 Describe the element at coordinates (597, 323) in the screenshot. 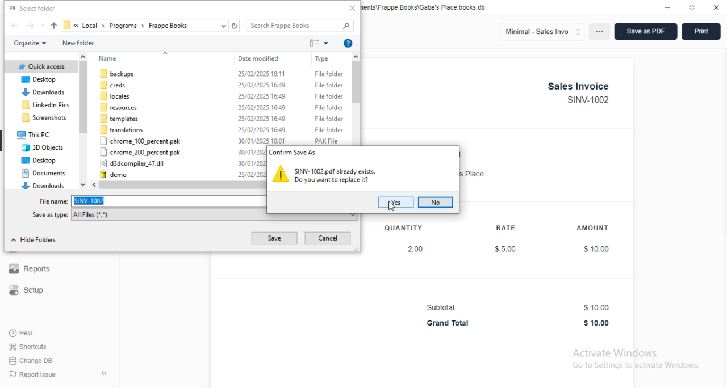

I see `$10.00` at that location.